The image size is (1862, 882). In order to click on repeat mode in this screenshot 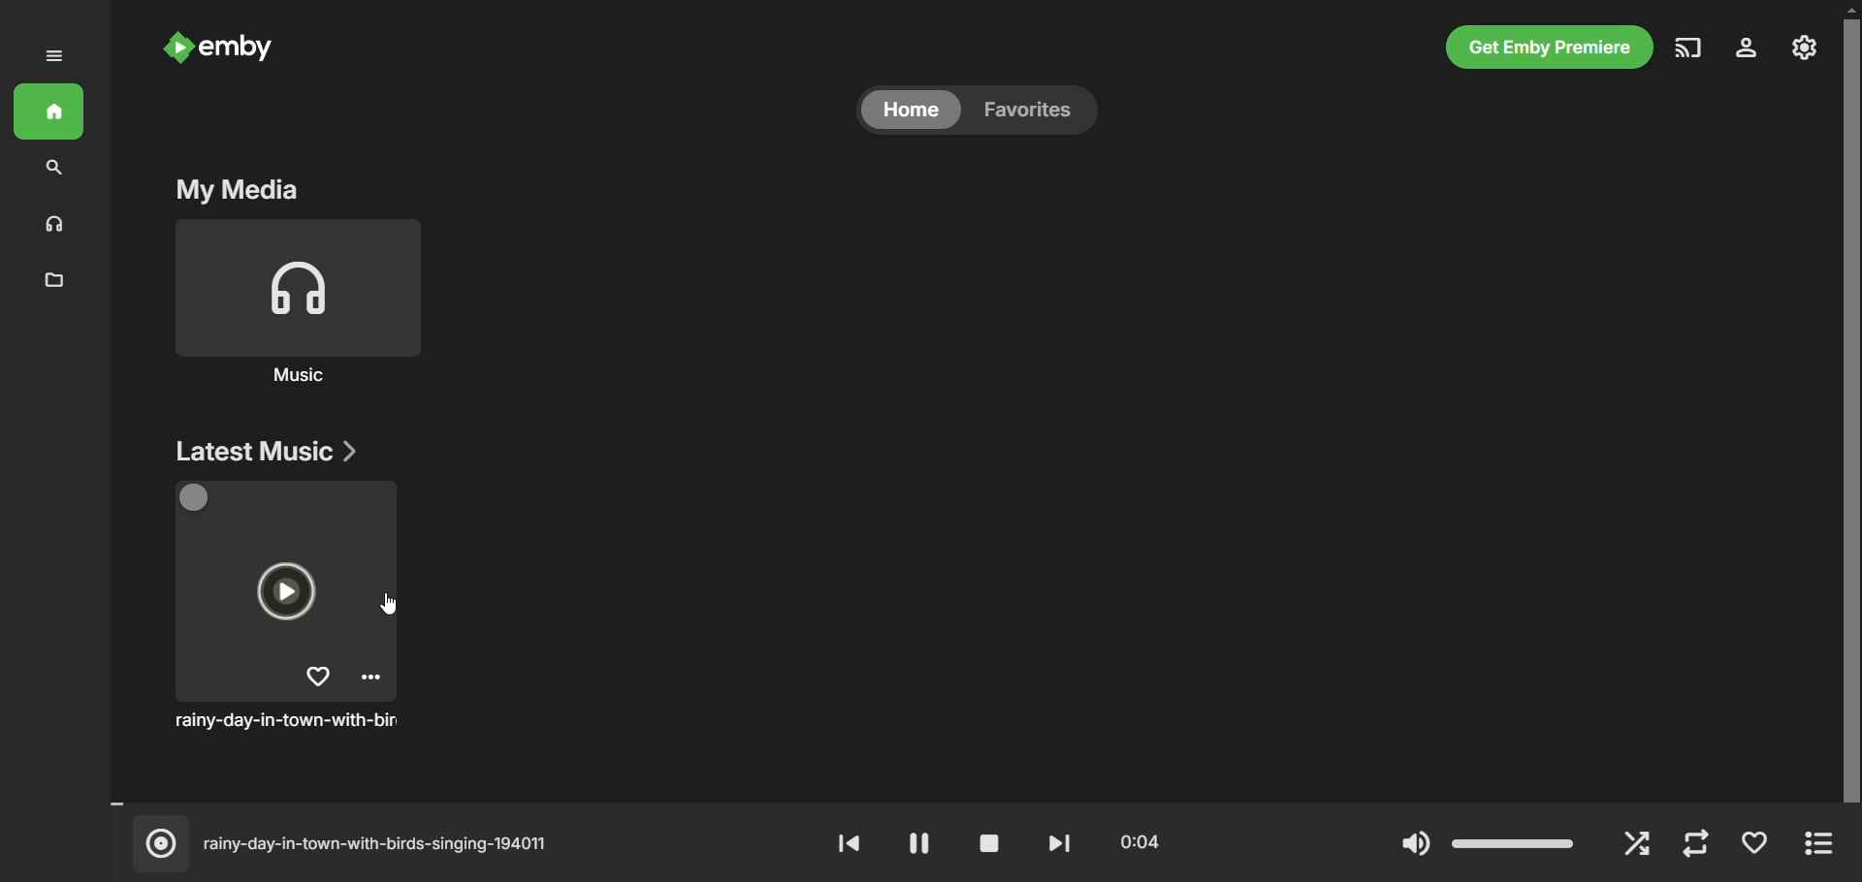, I will do `click(1696, 845)`.